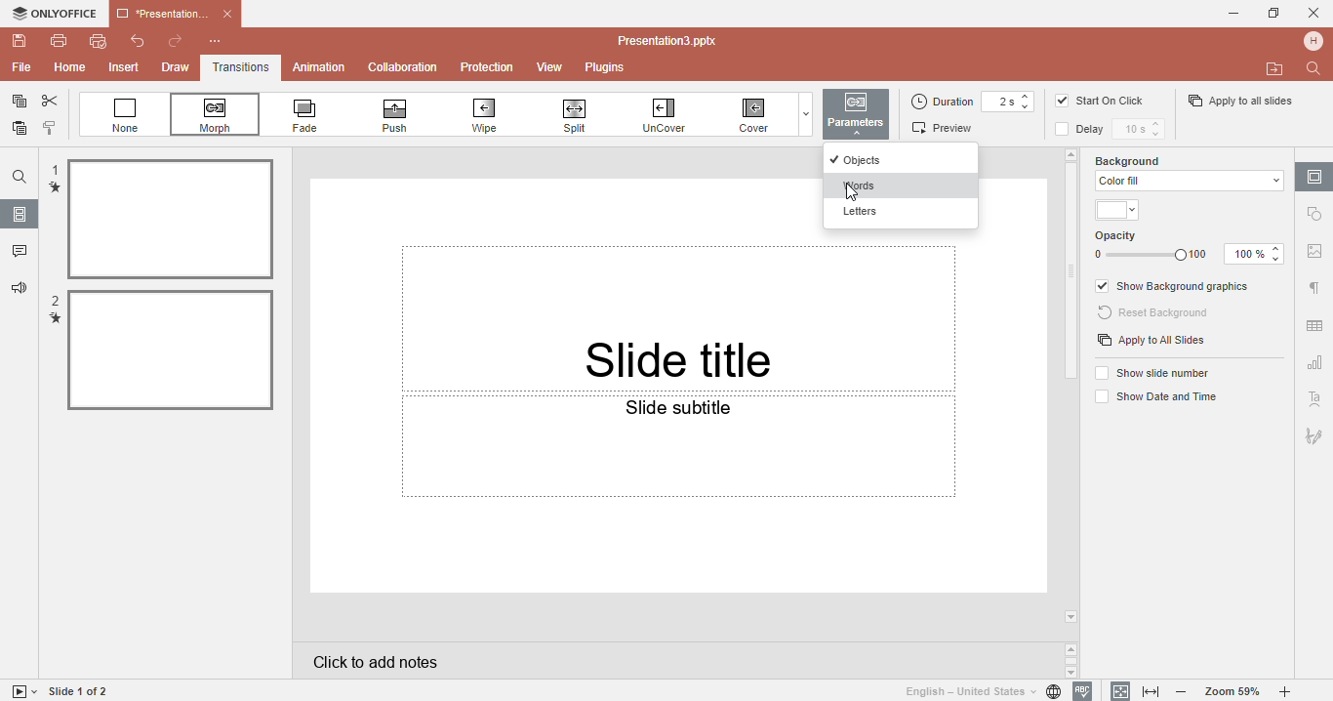 The width and height of the screenshot is (1333, 701). What do you see at coordinates (756, 115) in the screenshot?
I see `Cover` at bounding box center [756, 115].